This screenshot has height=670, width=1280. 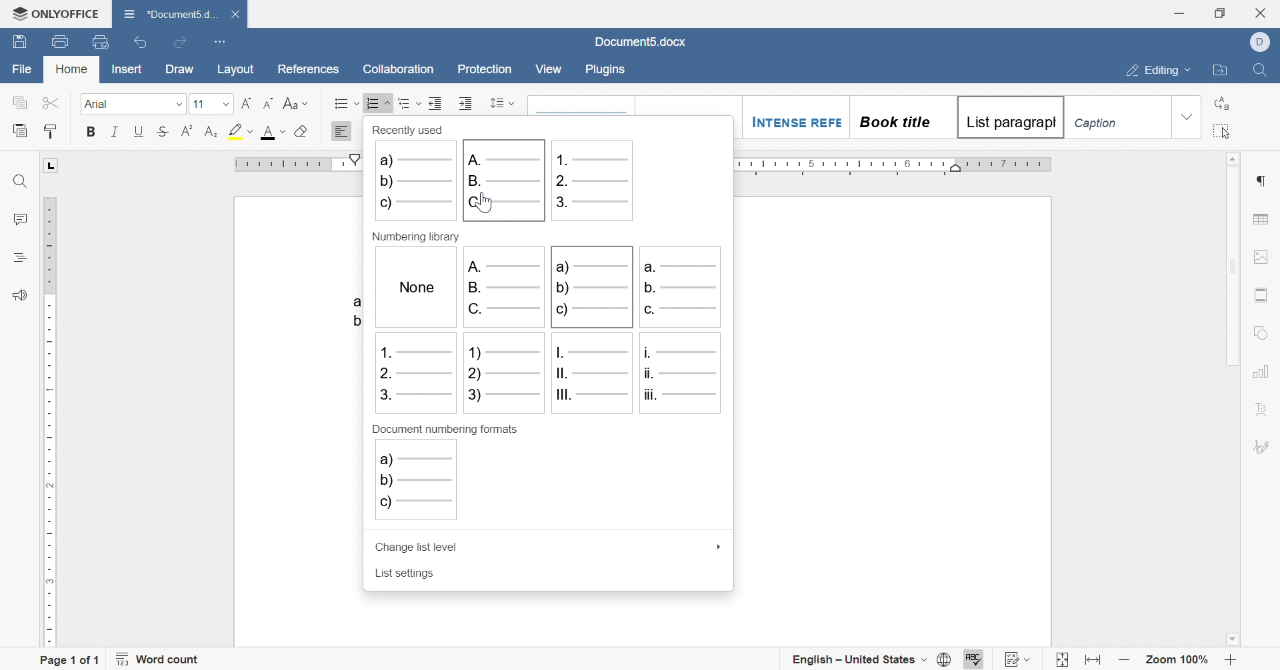 What do you see at coordinates (604, 70) in the screenshot?
I see `plugins` at bounding box center [604, 70].